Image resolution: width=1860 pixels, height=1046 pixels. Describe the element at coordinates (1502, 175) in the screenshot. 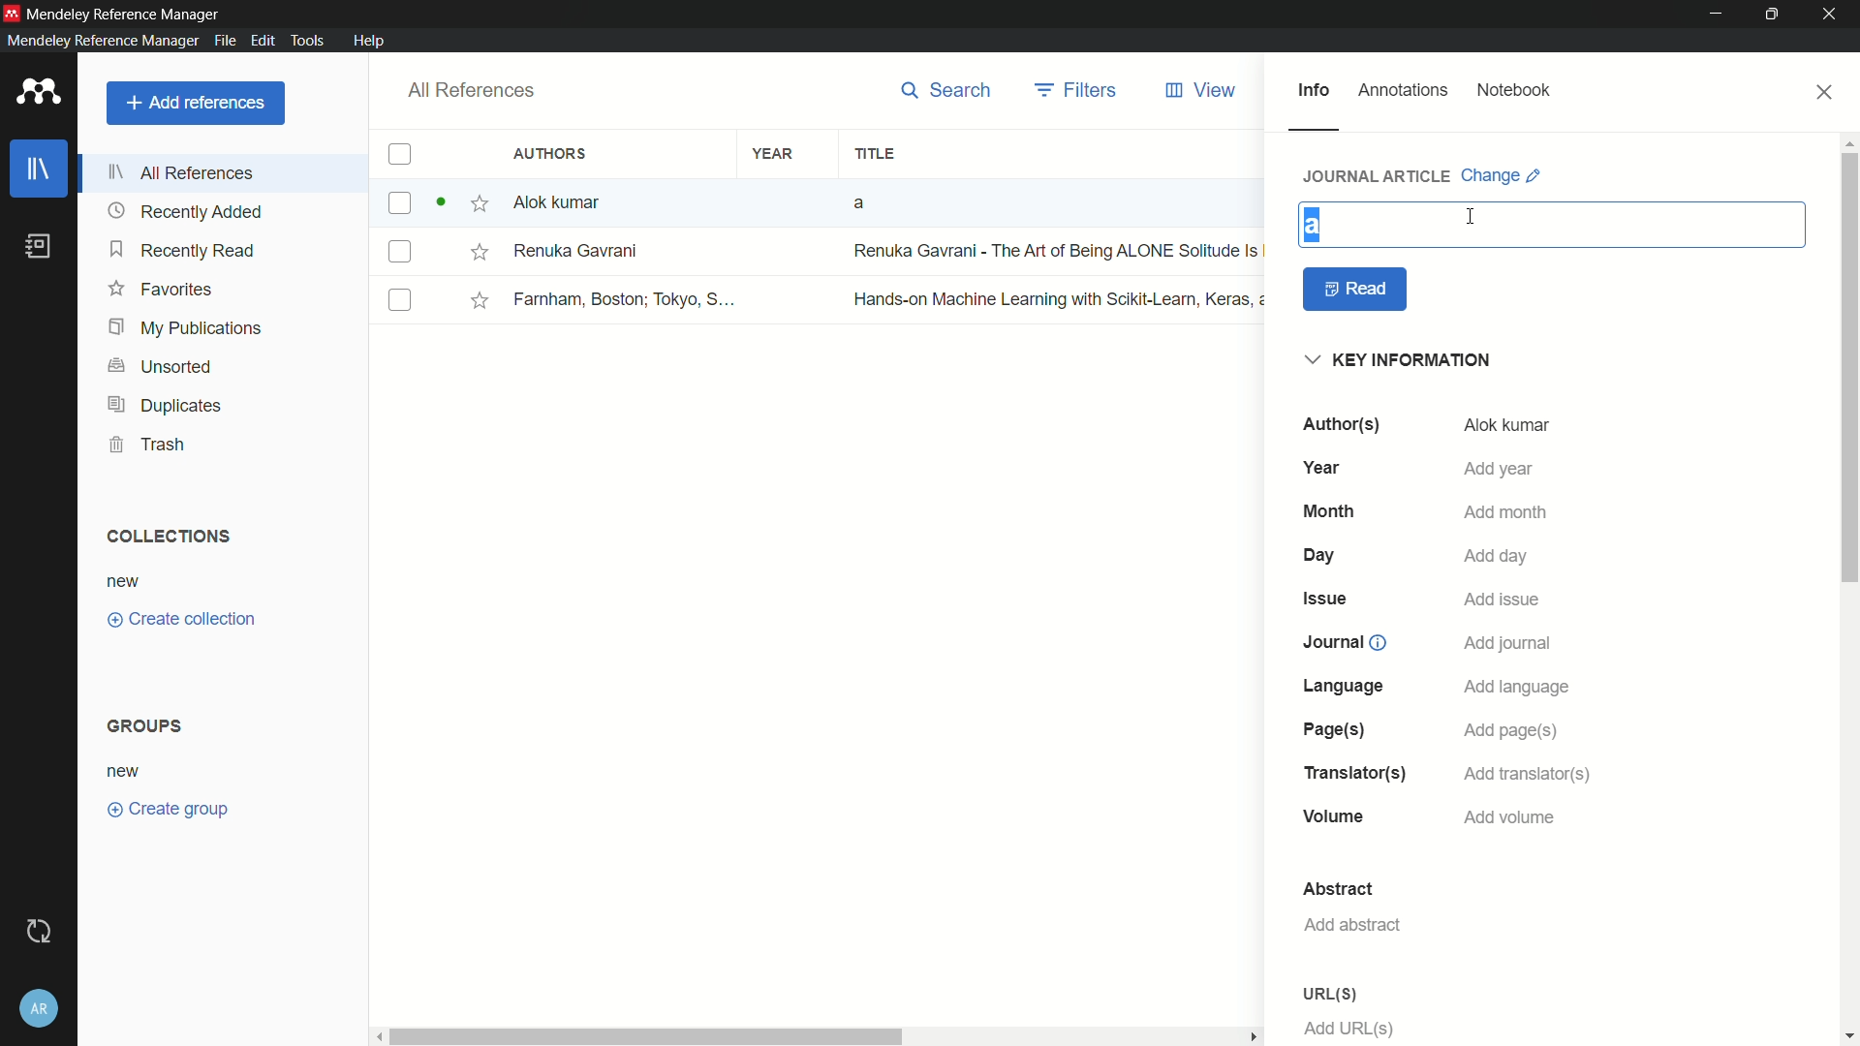

I see `change` at that location.